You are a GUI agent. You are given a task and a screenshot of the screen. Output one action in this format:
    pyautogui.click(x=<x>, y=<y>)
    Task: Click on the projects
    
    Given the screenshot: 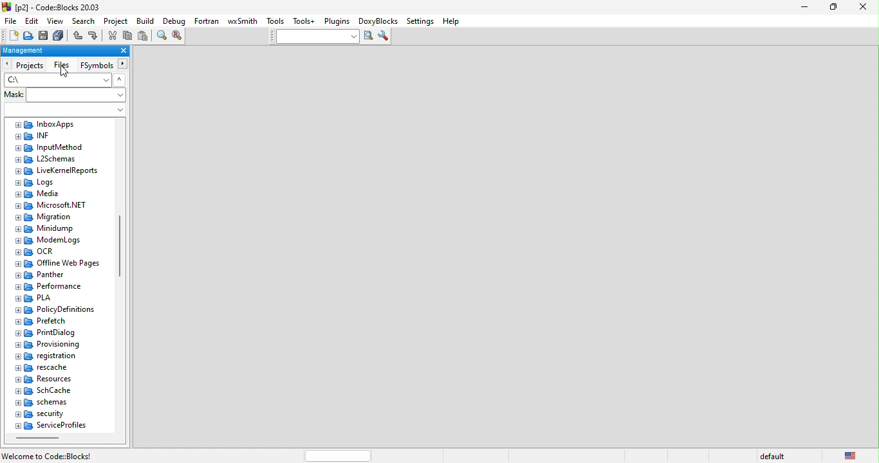 What is the action you would take?
    pyautogui.click(x=23, y=63)
    